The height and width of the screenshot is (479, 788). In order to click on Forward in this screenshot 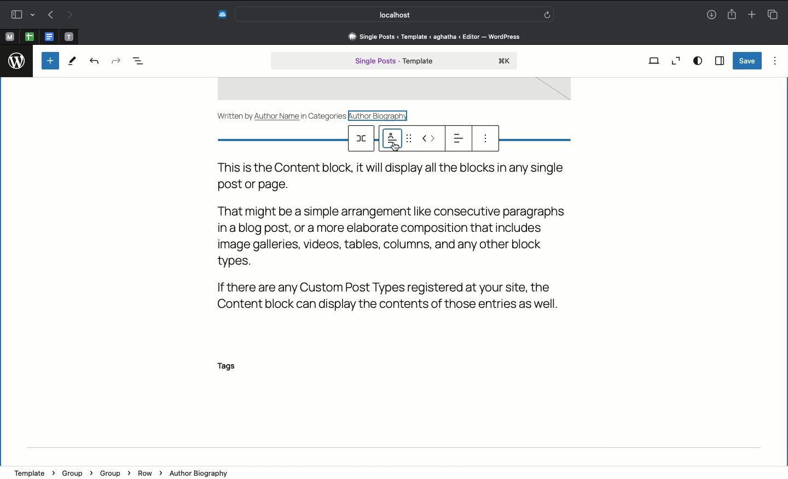, I will do `click(71, 15)`.